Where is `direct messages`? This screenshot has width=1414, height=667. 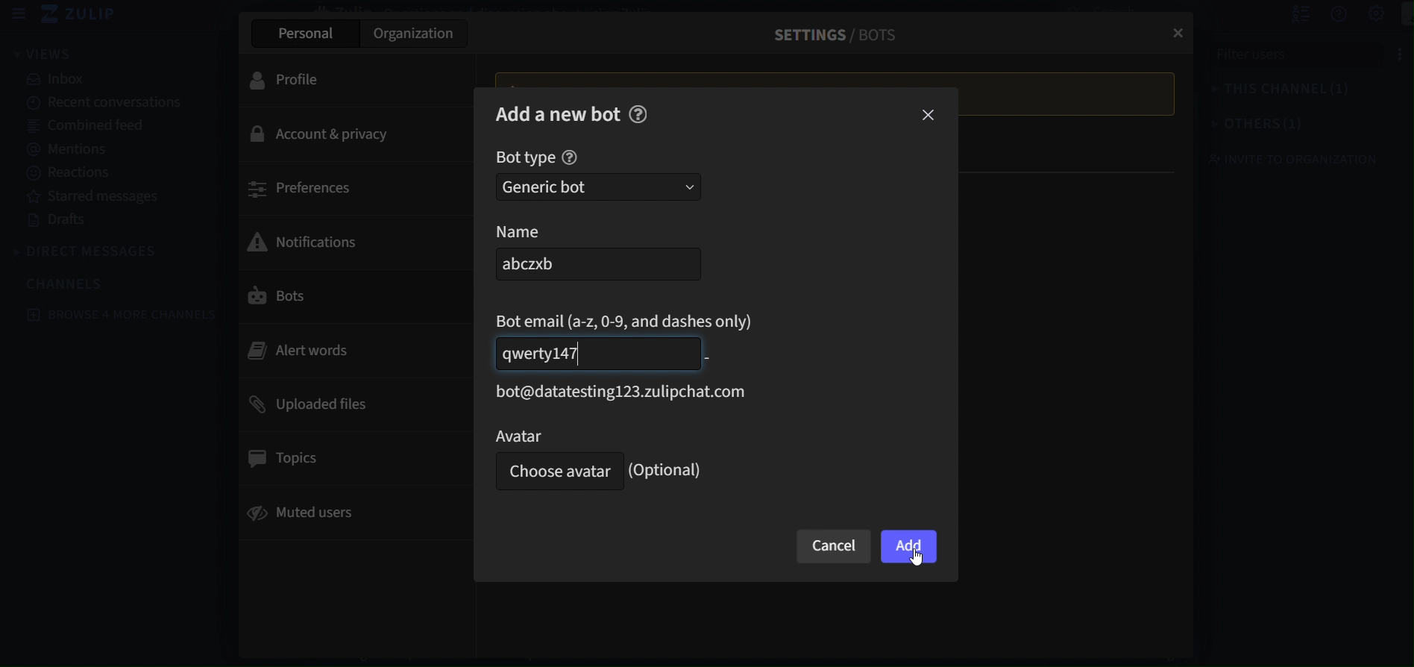 direct messages is located at coordinates (90, 252).